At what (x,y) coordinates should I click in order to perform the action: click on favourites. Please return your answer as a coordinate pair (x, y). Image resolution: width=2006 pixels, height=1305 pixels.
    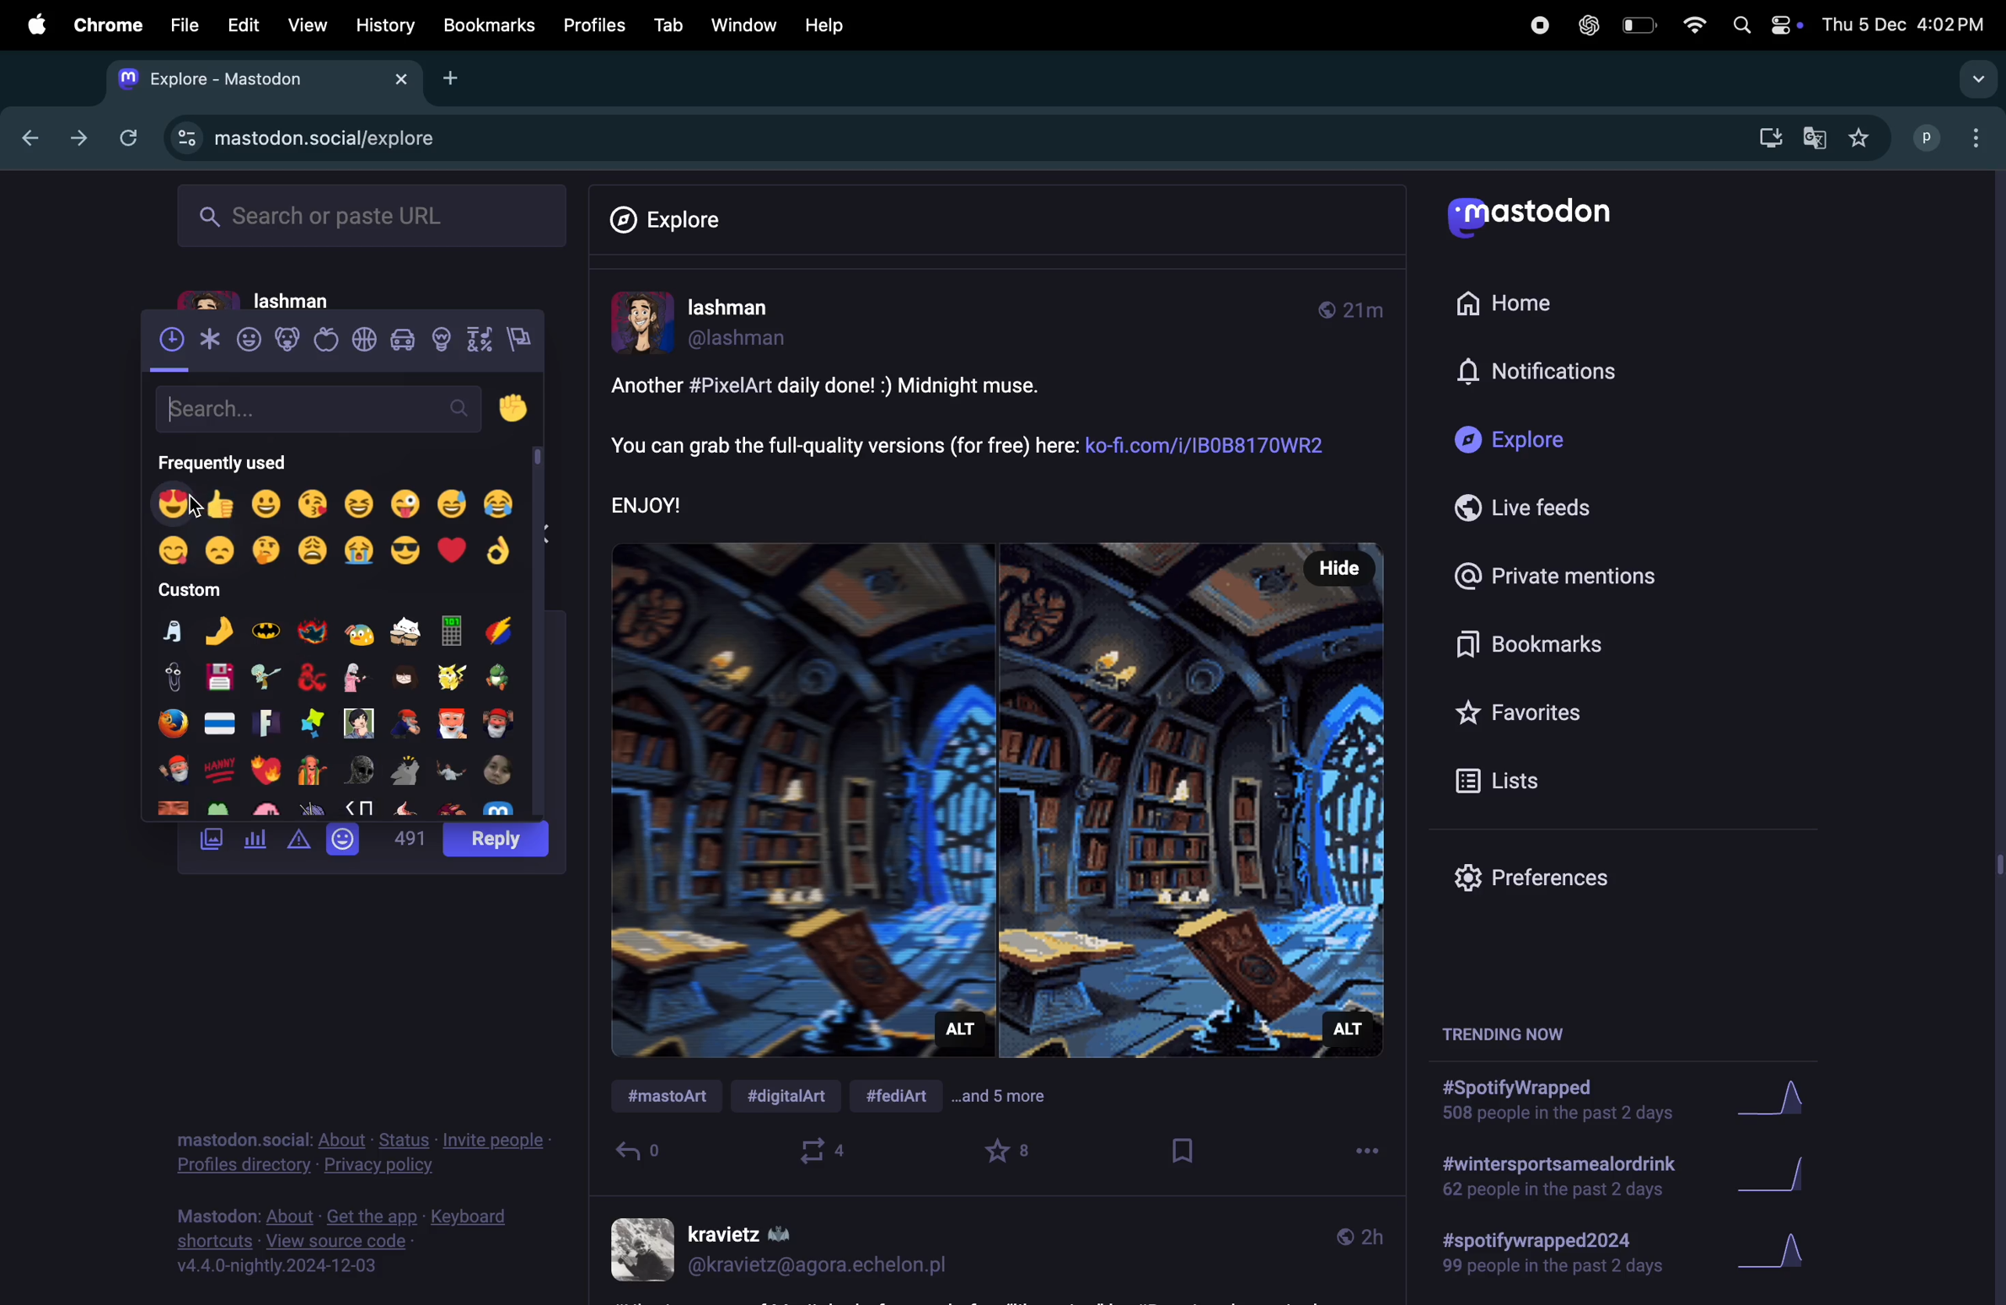
    Looking at the image, I should click on (1857, 137).